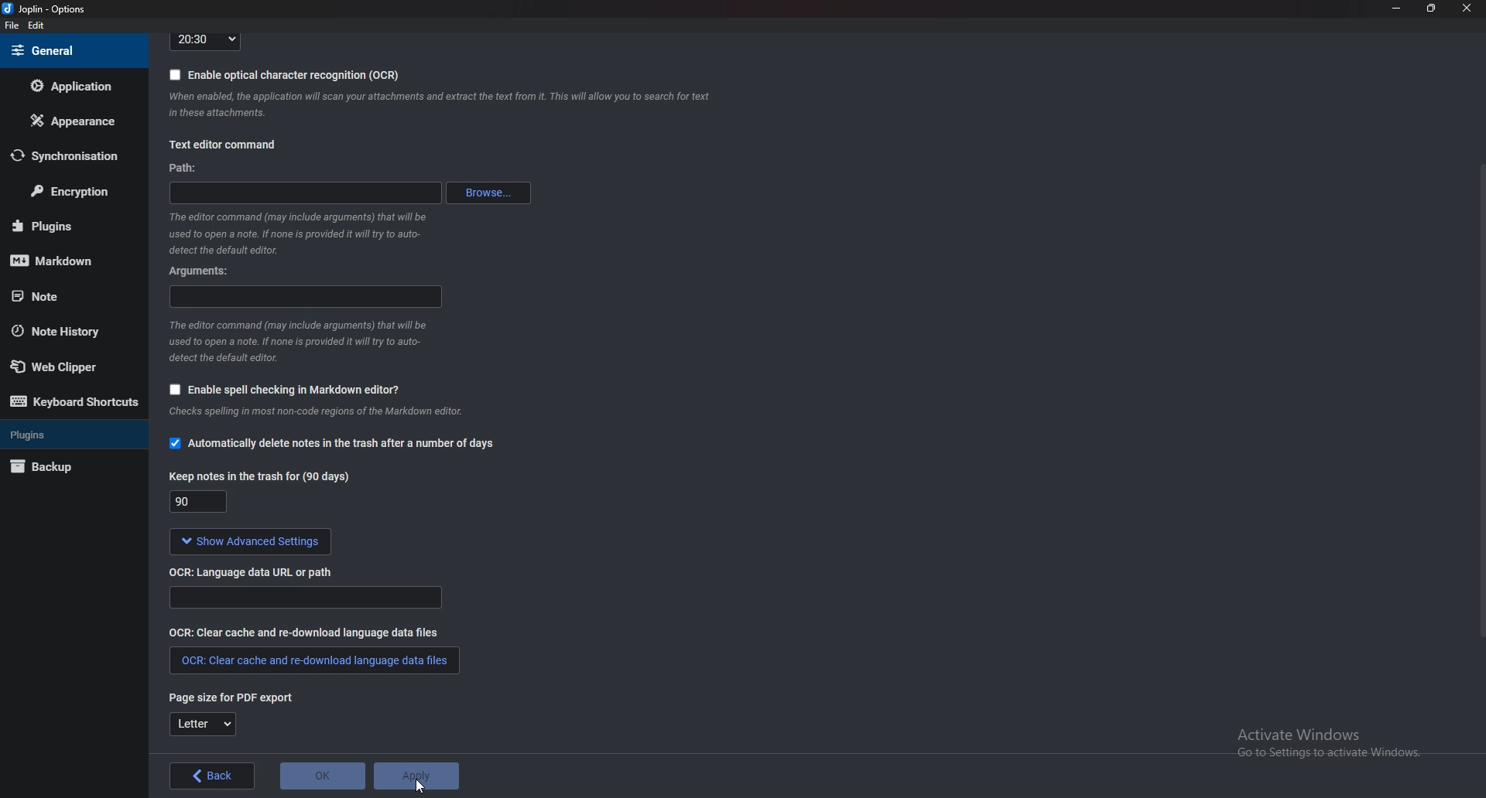  I want to click on info on ocr, so click(440, 104).